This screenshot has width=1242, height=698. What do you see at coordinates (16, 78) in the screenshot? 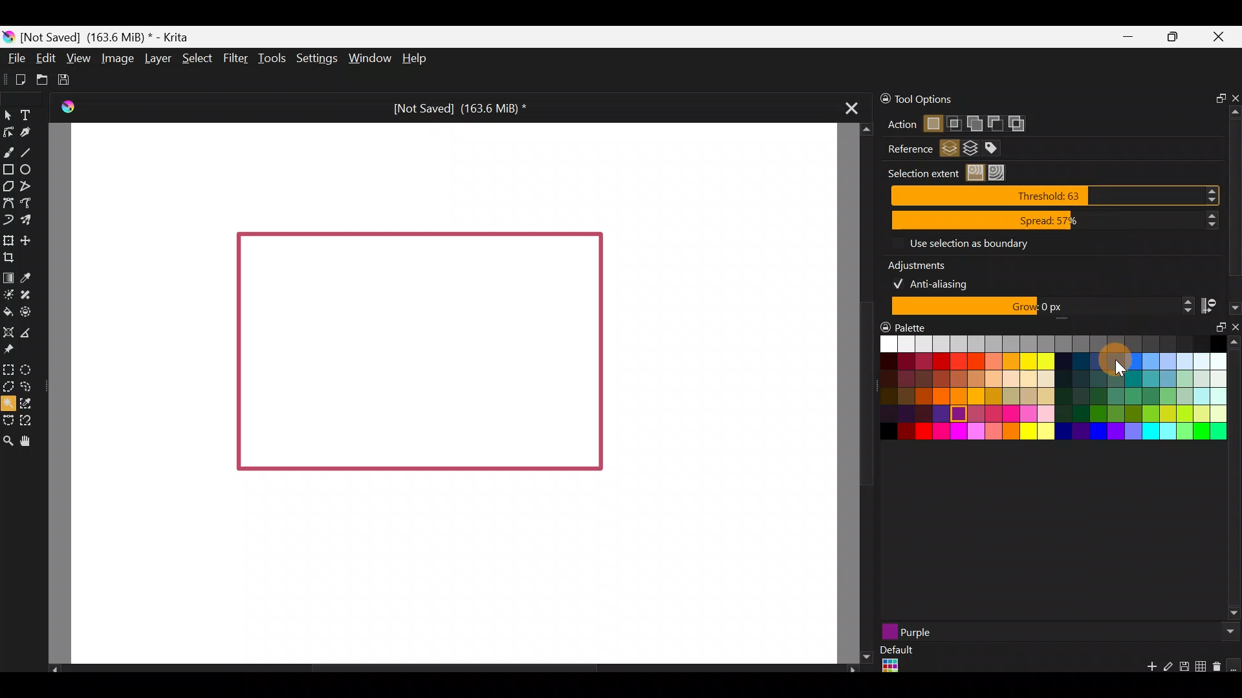
I see `Create new document` at bounding box center [16, 78].